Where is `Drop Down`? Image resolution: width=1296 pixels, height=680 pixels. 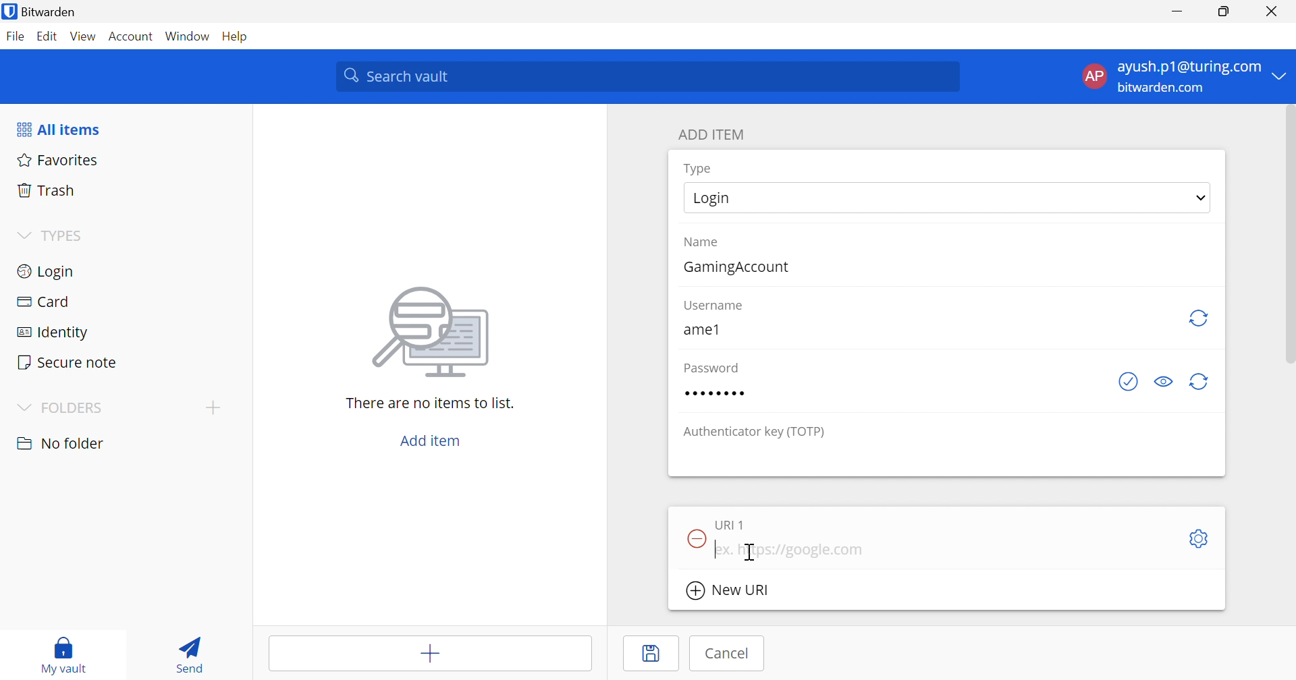
Drop Down is located at coordinates (1283, 75).